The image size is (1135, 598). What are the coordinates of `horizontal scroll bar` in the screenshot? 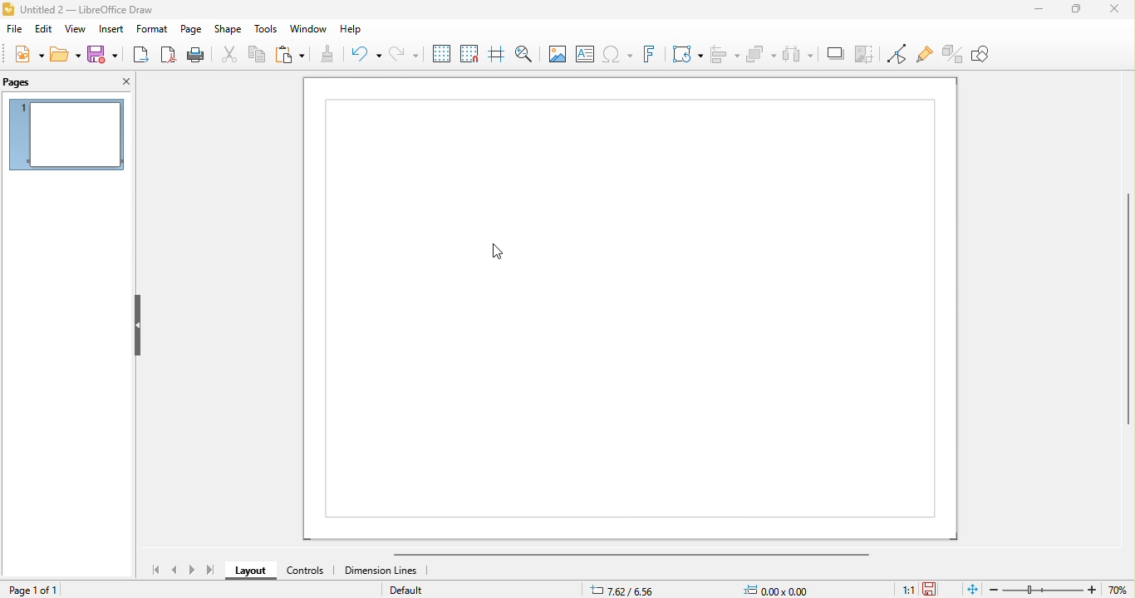 It's located at (641, 554).